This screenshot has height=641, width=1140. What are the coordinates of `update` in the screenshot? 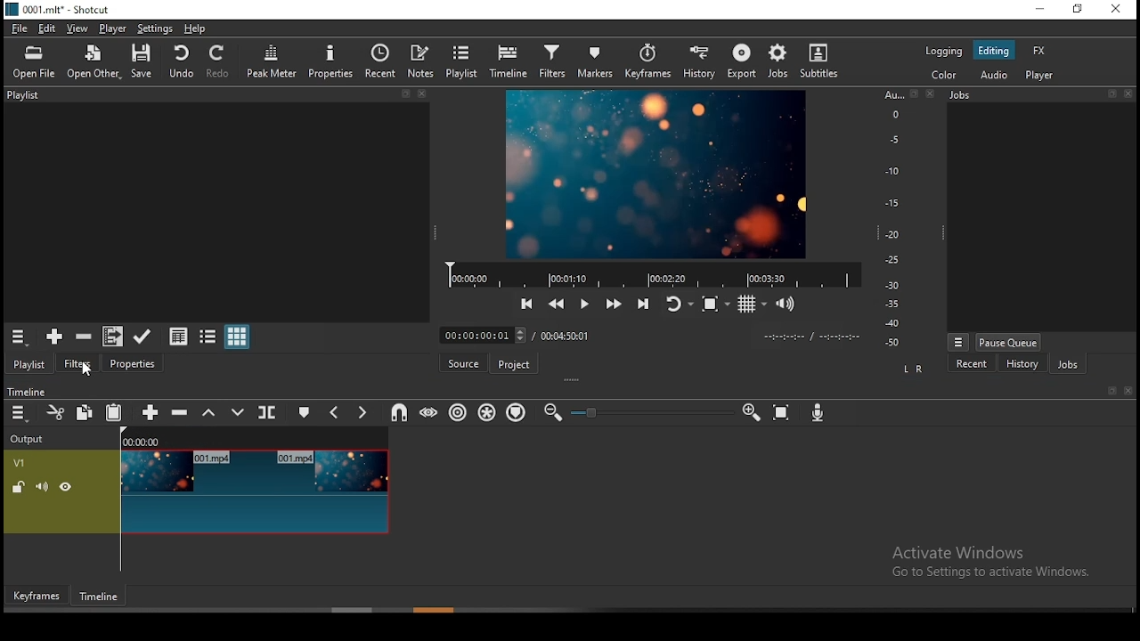 It's located at (143, 337).